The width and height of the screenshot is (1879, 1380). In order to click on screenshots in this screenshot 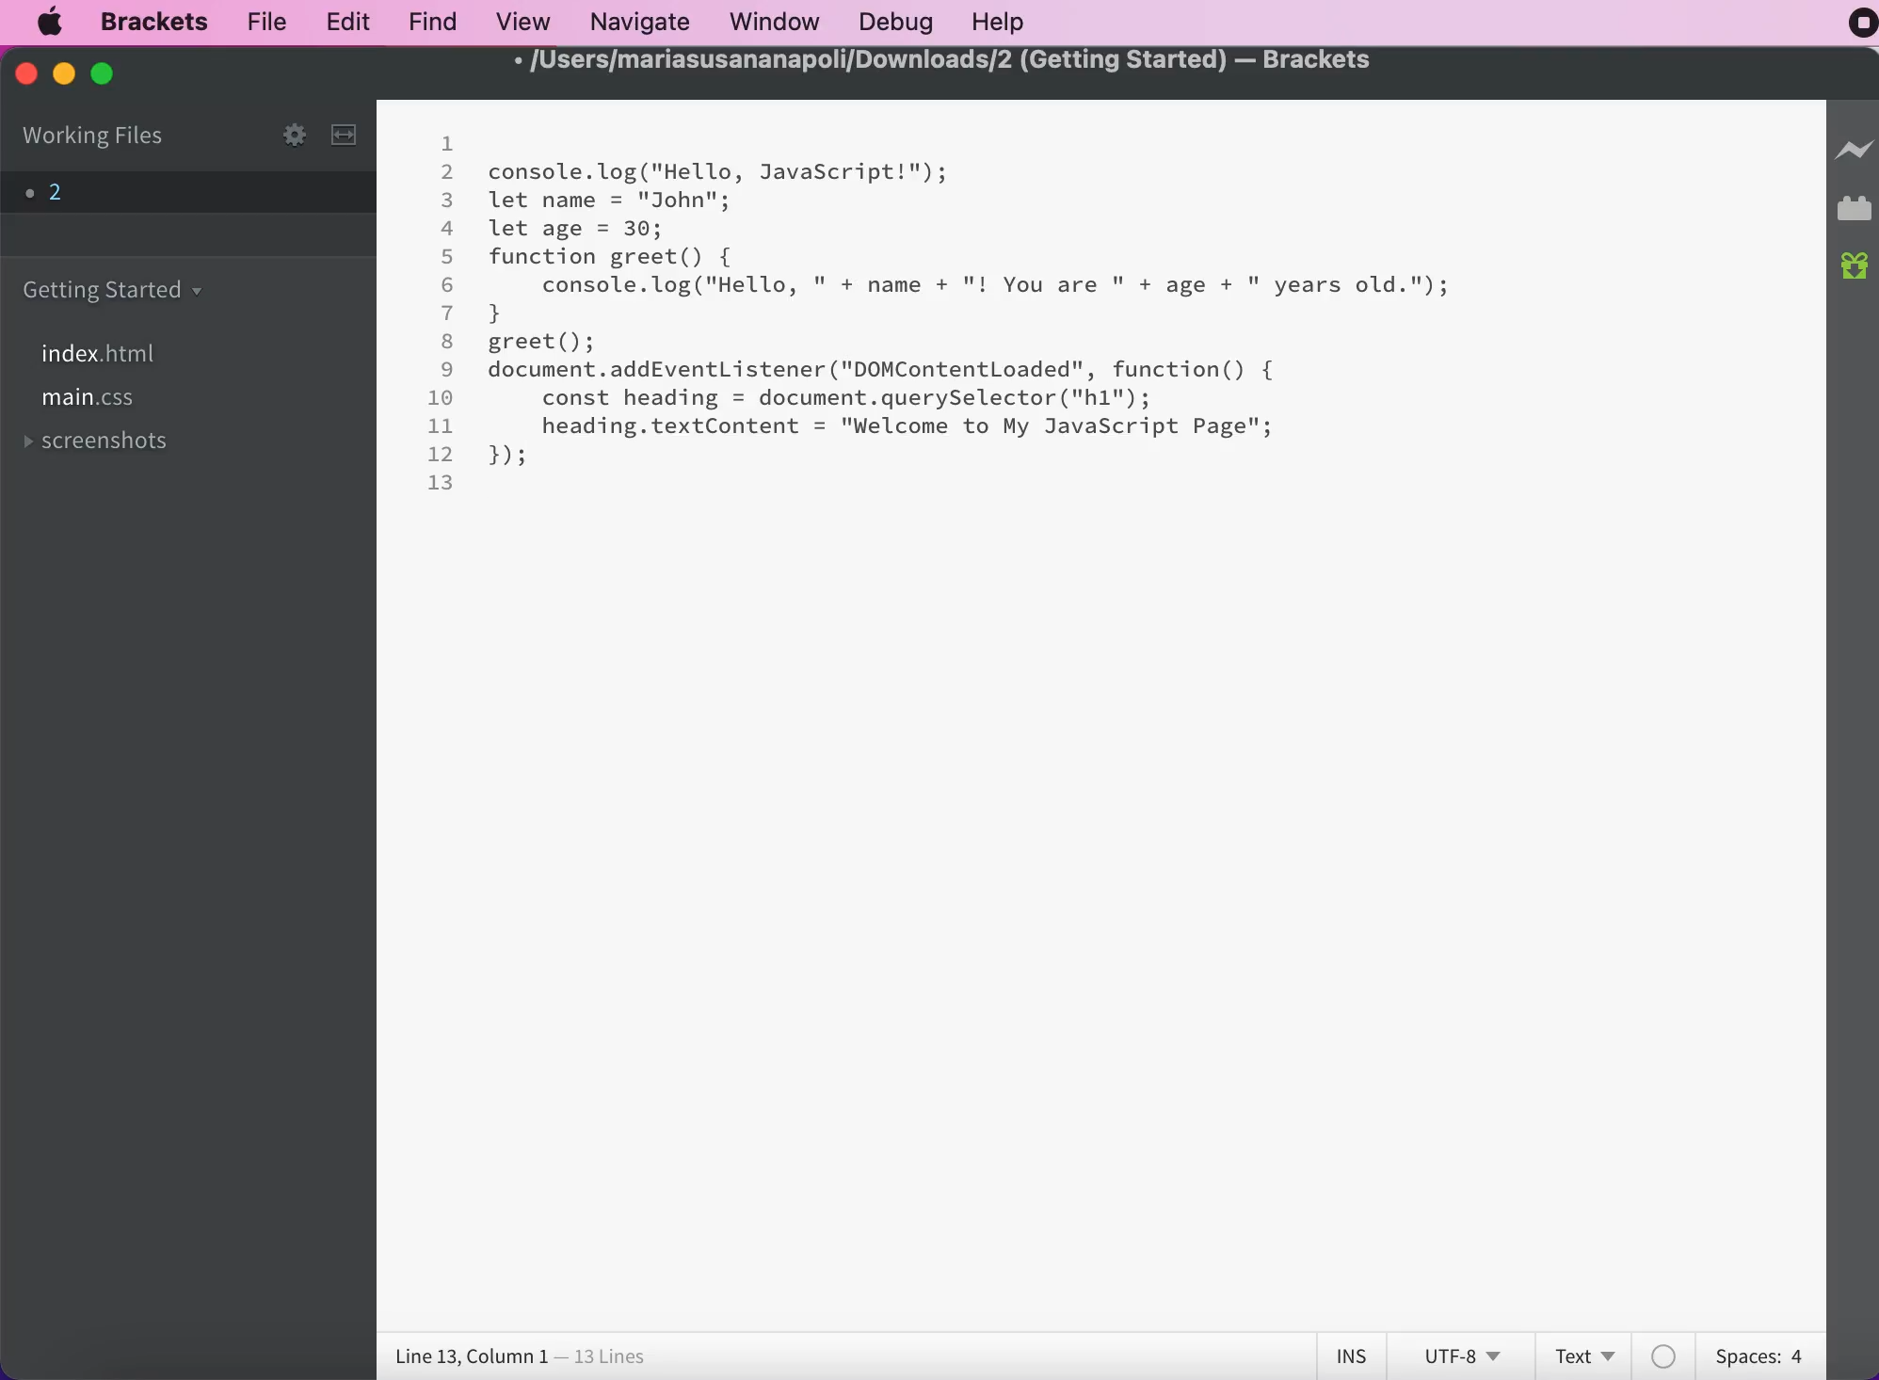, I will do `click(128, 441)`.